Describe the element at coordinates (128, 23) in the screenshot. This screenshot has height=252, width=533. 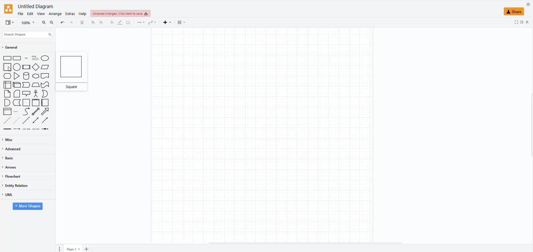
I see `shadow` at that location.